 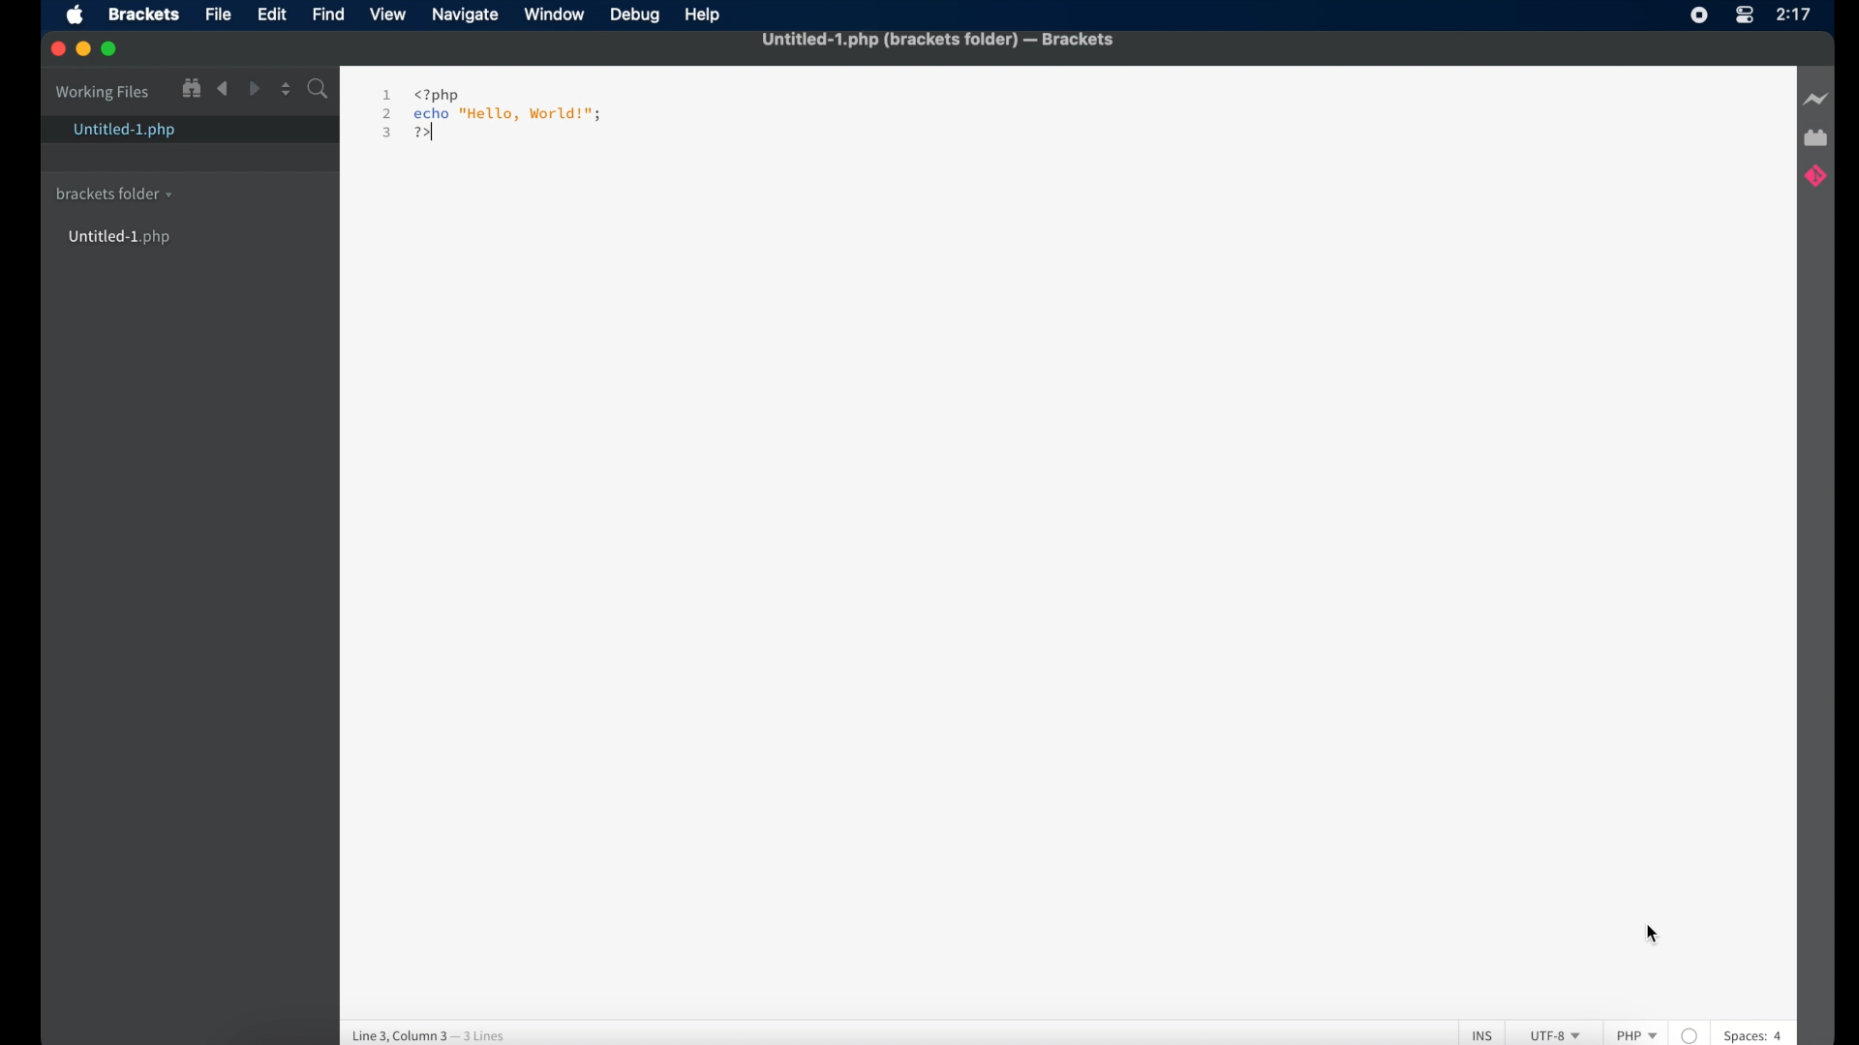 I want to click on untitled-1 ph, so click(x=122, y=238).